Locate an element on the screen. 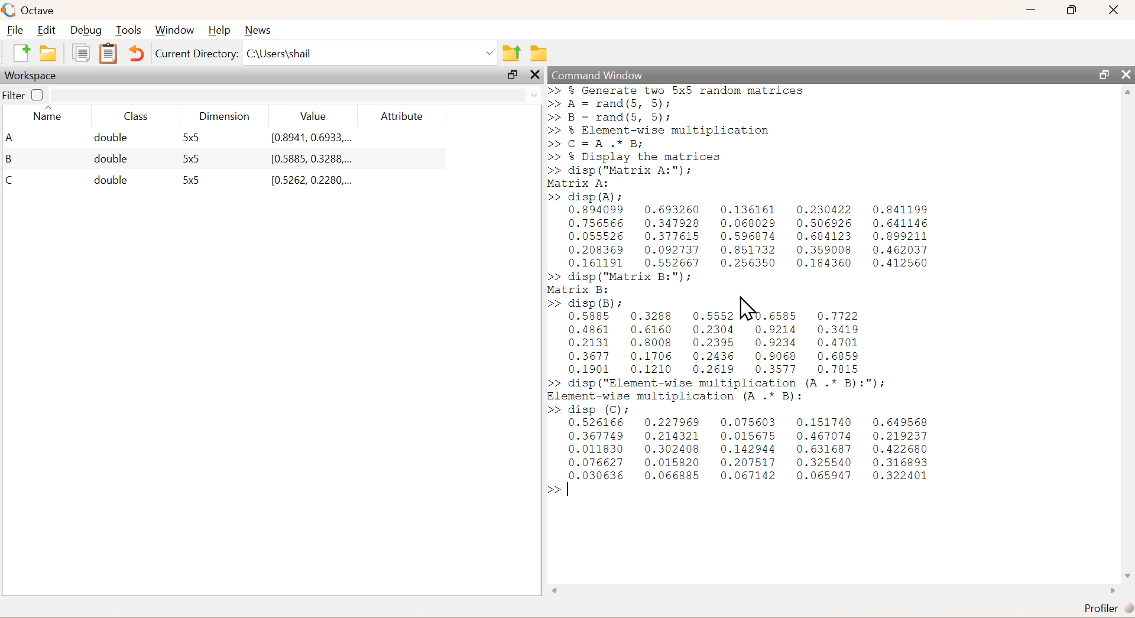 The image size is (1135, 618). >> % Generate two 5x5 random matrices

>> A = rand(5, 5);

>> B = rand(5, 5);

>> % Element-wise multiplication

>> C=A.* B;

>> % Display the matrices

>> disp ("Matrix A:");

Matrix A:

>> disp (BR);
0.894099 0.693260 0.136161 0.230422 0.841199
0.756566 0.347928 0.068029 0.506926 0.641146
0.055526 0.377615 0.596874 0.684123 0.899211
0.208369 0.092737 0.851732 0.359008 0.462037
0.161191 0.552667 0.256350 0.184360 0.412560

>> disp ("Matrix B:");

Matrix B:

>> disp(B) NS
0.5885 0.3288 0.5552 .6585 0.7722
0.4861 0.6160 0.2304 0.9214 0.3419
0.2131 0.8008 0.2395 0.9234 0.4701
0.3677 0.1706 0.2436 0.9068 0.6859
0.1901 0.1210 0.2619 0.3577 0.7815

>> disp ("Element-wise multiplication (A .* B):");

Element-wise multiplication (A .* B):

>> disp (C):
0.526166 0.227969 0.075603 0.151740 0.649568
0.367749 0.214321 0.015675 0.467074 0.219237
0.011830 0.302408 0.142944 0.631687 0.422680
0.076627 0.015820 0.207517 0.325540 0.316893
proeese 0.066885 0.067142 0.065947 0.322401

>> is located at coordinates (759, 297).